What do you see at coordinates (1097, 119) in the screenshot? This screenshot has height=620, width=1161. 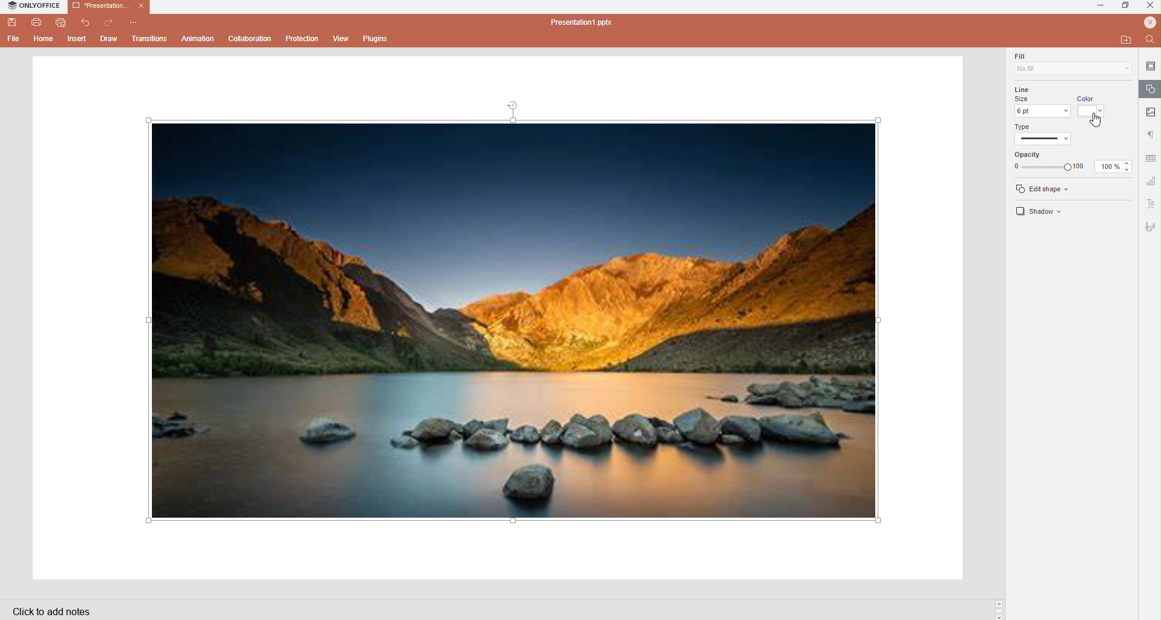 I see `Cursor` at bounding box center [1097, 119].